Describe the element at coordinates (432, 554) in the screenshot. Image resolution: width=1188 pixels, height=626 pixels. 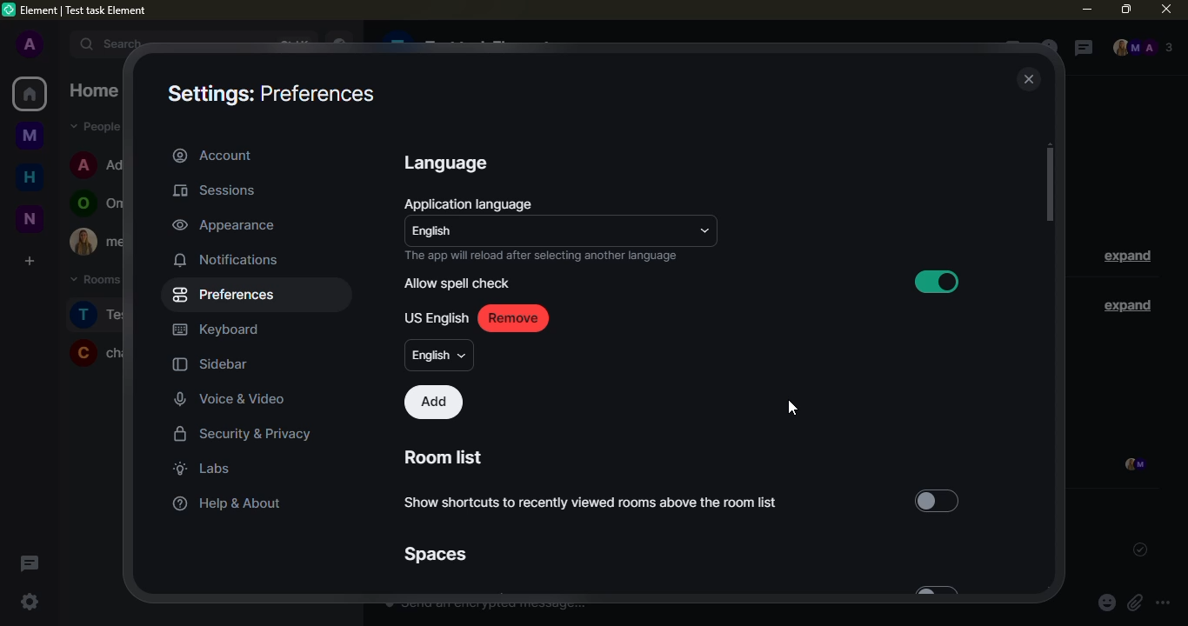
I see `spaces` at that location.